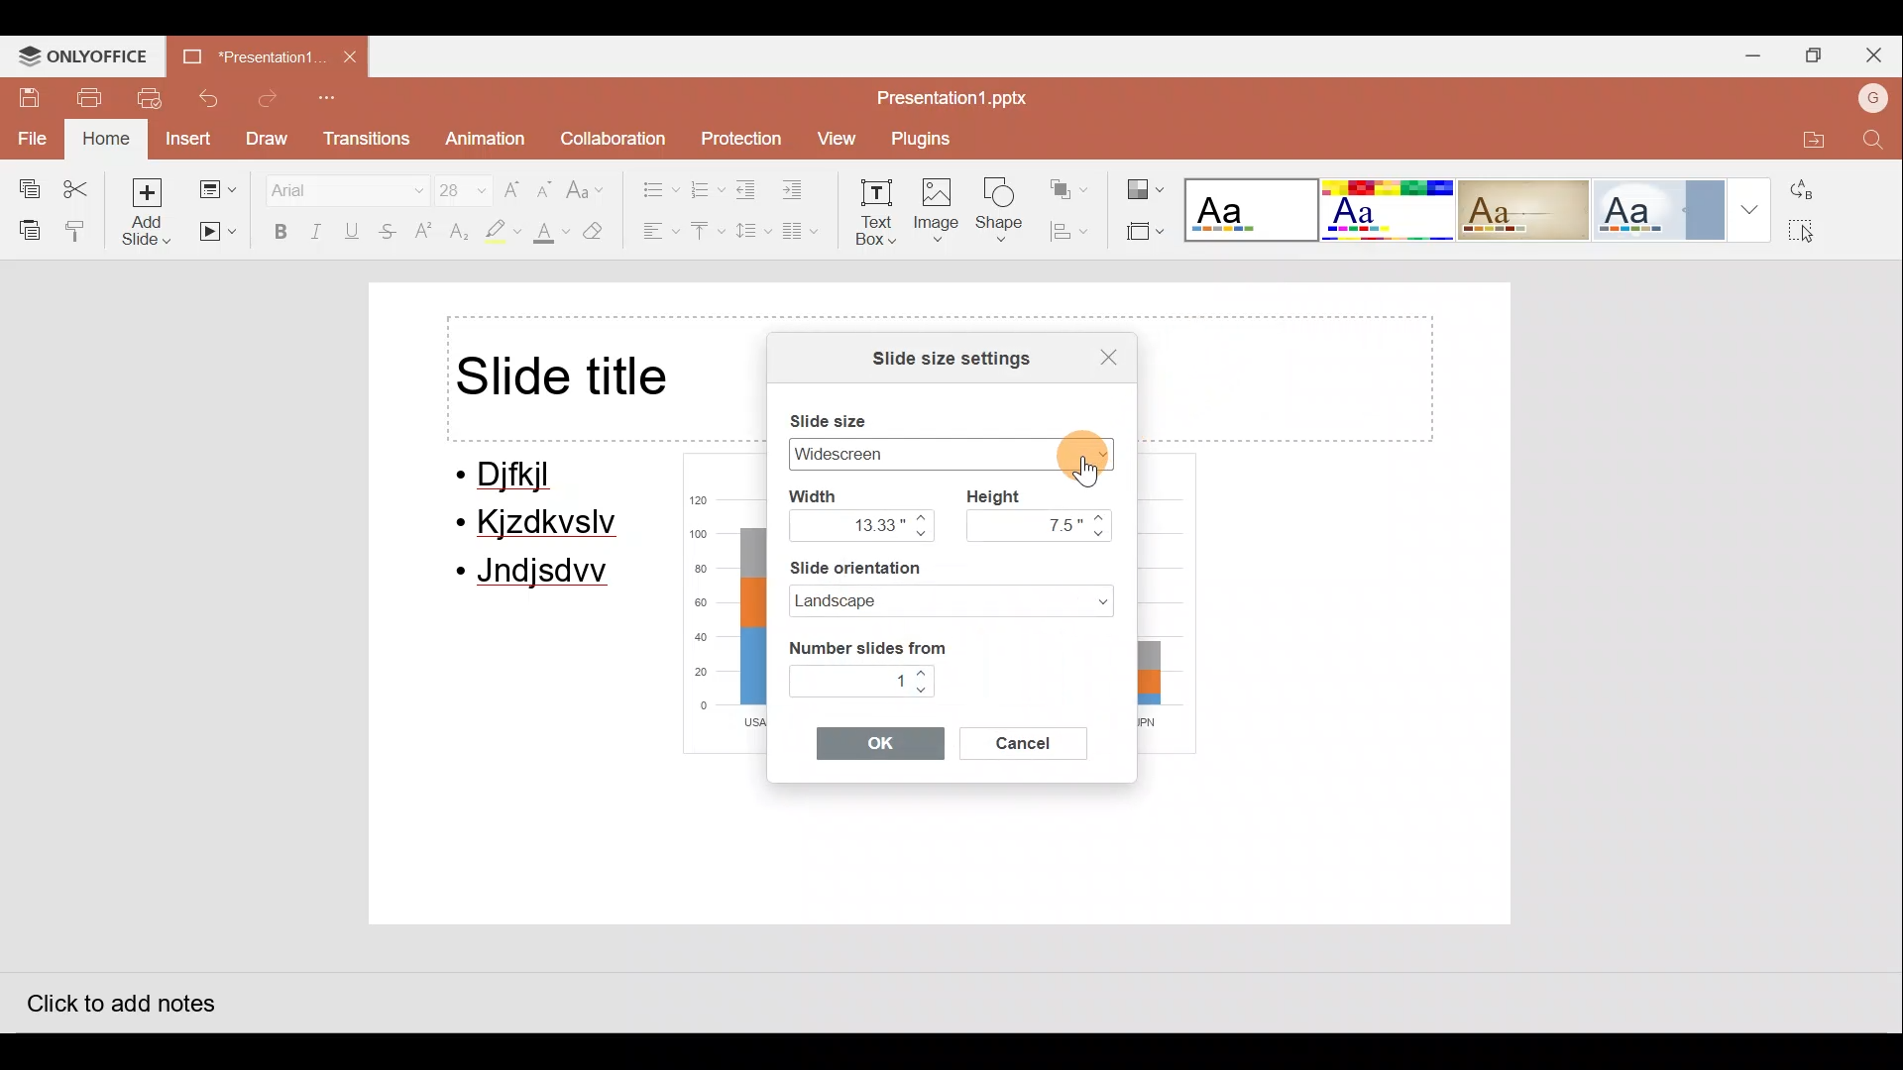  Describe the element at coordinates (808, 235) in the screenshot. I see `Columns` at that location.